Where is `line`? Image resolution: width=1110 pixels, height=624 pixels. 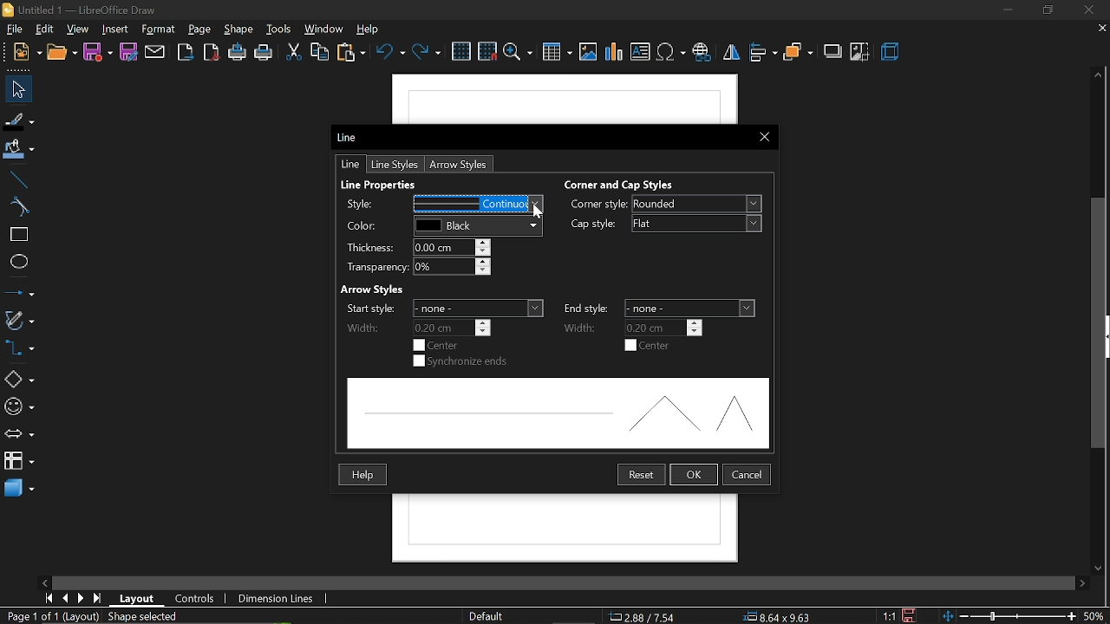
line is located at coordinates (21, 177).